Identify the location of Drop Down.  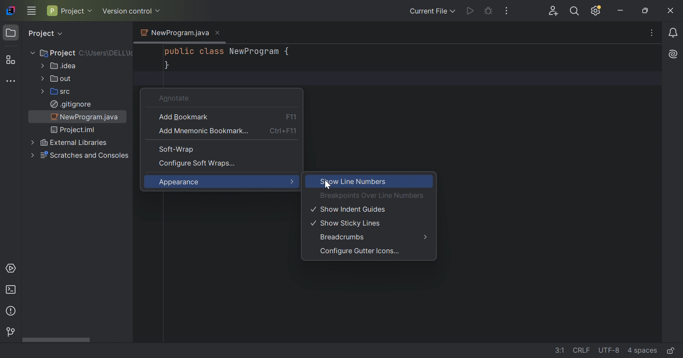
(454, 11).